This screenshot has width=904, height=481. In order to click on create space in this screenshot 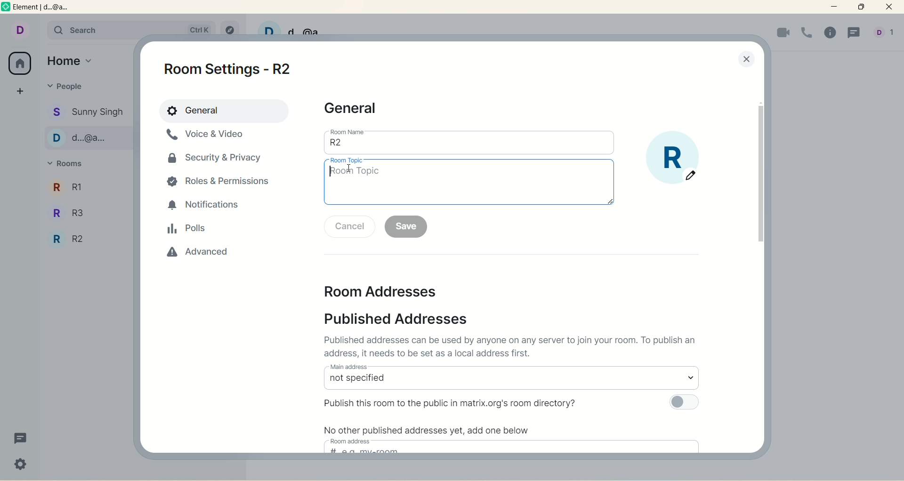, I will do `click(20, 91)`.